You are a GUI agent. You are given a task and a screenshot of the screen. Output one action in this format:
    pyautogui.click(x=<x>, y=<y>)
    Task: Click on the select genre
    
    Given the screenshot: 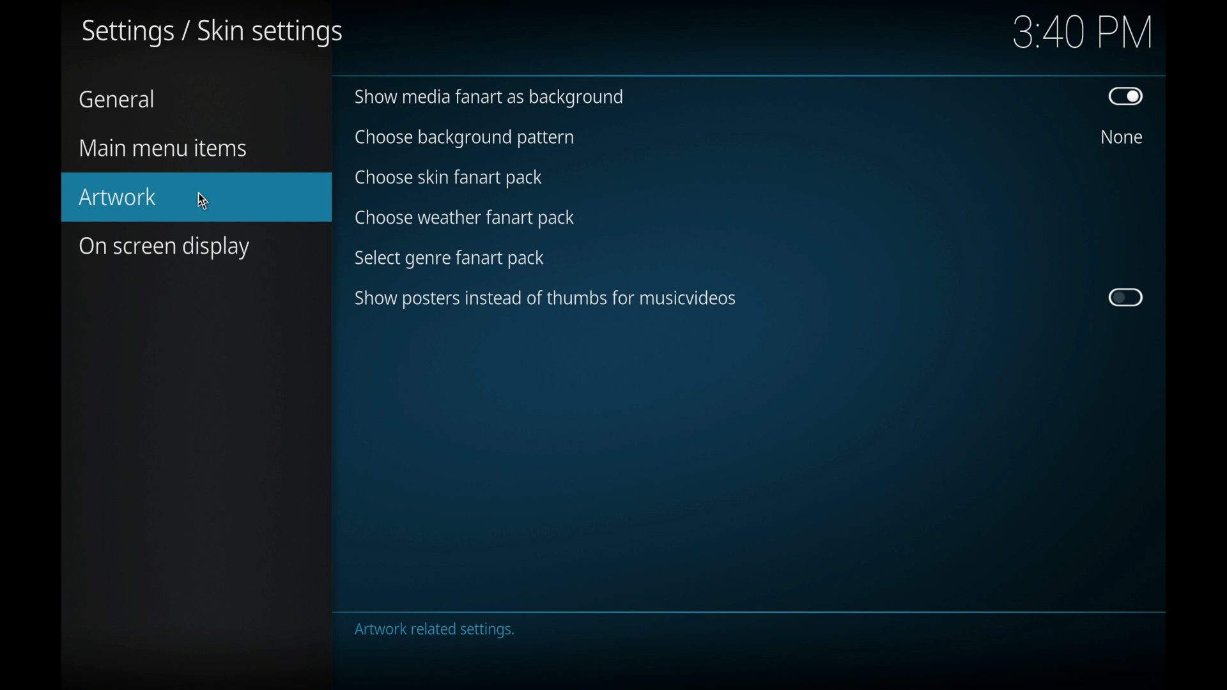 What is the action you would take?
    pyautogui.click(x=451, y=259)
    